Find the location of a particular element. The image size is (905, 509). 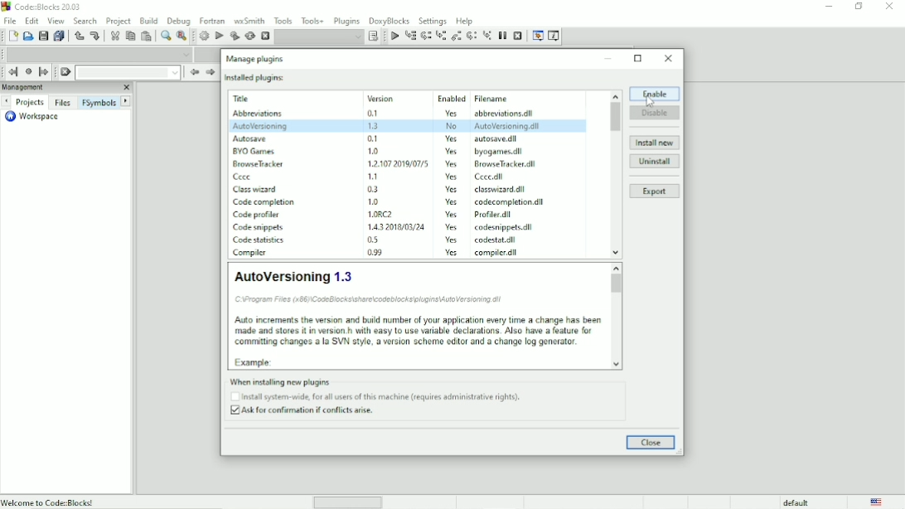

Jump forward is located at coordinates (44, 73).